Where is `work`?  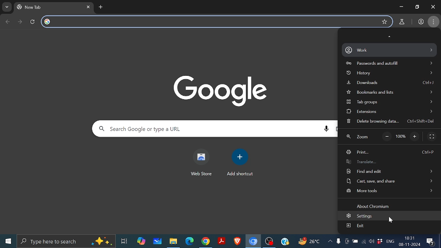
work is located at coordinates (388, 50).